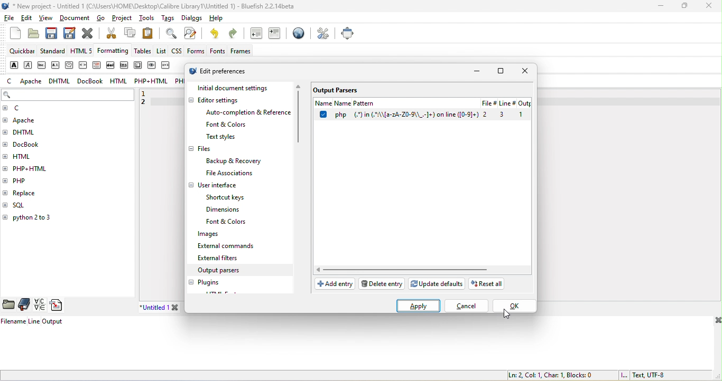  Describe the element at coordinates (123, 20) in the screenshot. I see `project` at that location.